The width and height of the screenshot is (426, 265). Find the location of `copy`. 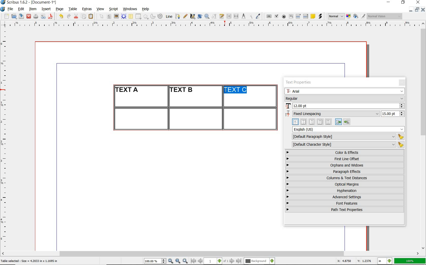

copy is located at coordinates (84, 17).